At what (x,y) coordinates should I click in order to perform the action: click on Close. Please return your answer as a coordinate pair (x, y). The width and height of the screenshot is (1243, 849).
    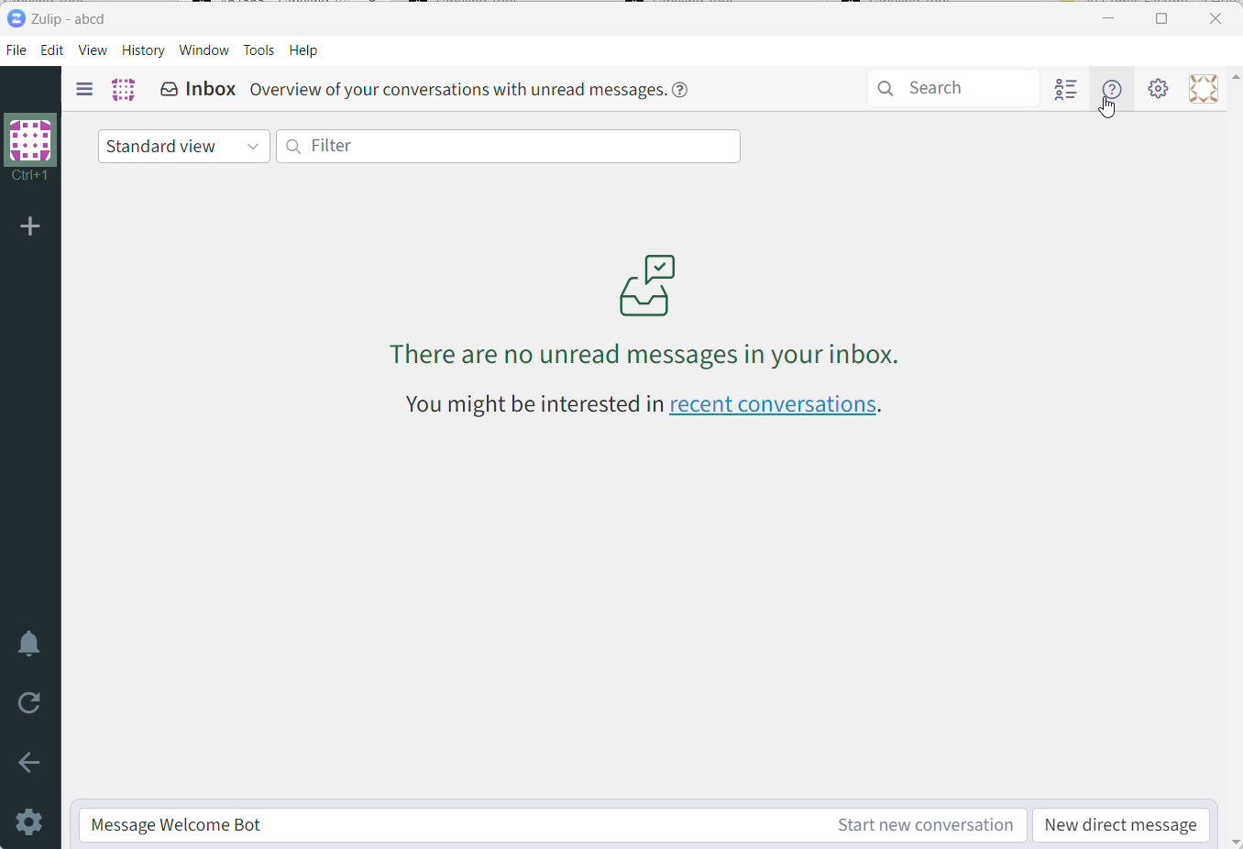
    Looking at the image, I should click on (1218, 17).